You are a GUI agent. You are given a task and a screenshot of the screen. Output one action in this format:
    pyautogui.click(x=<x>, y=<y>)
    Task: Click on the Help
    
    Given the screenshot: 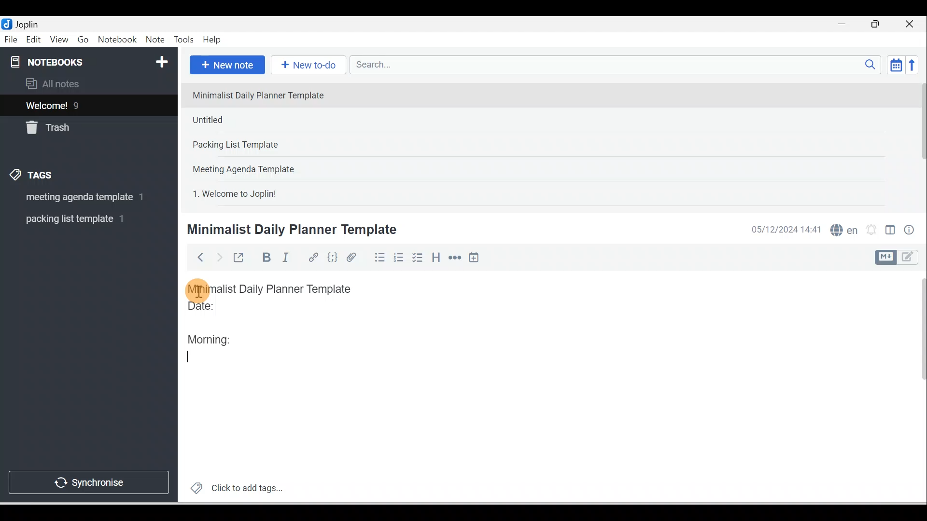 What is the action you would take?
    pyautogui.click(x=212, y=40)
    